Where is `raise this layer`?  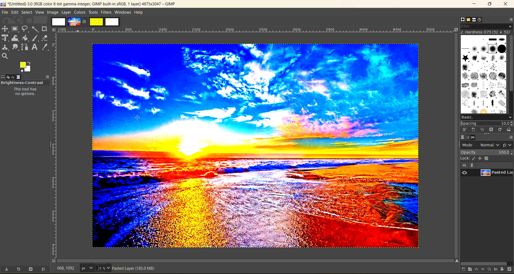 raise this layer is located at coordinates (478, 270).